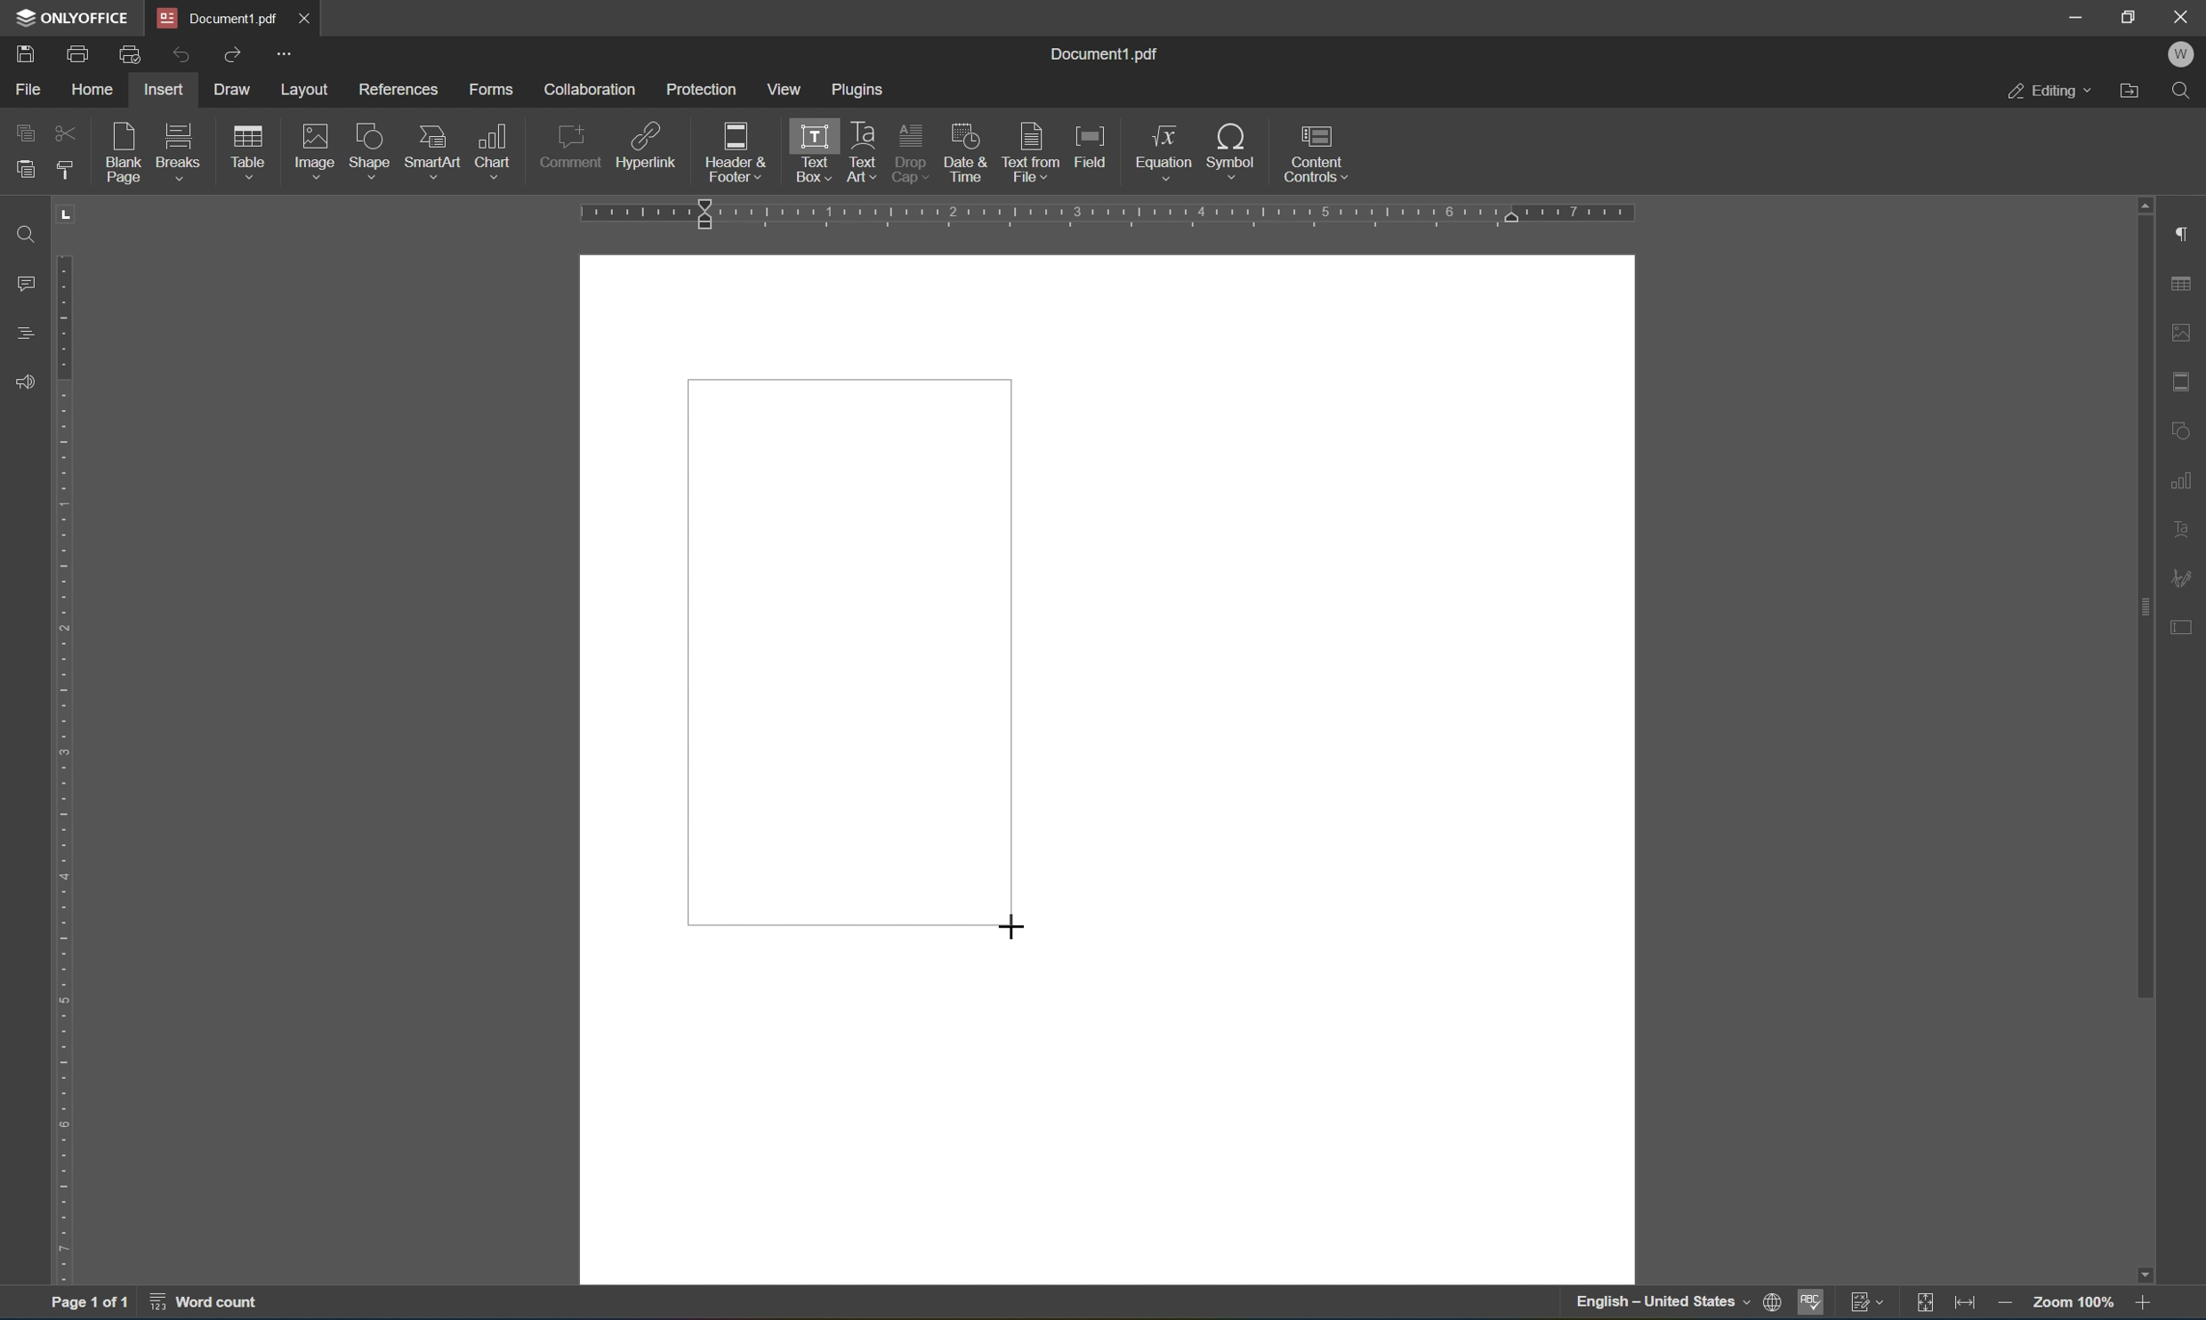  Describe the element at coordinates (2143, 1304) in the screenshot. I see `zoom in` at that location.